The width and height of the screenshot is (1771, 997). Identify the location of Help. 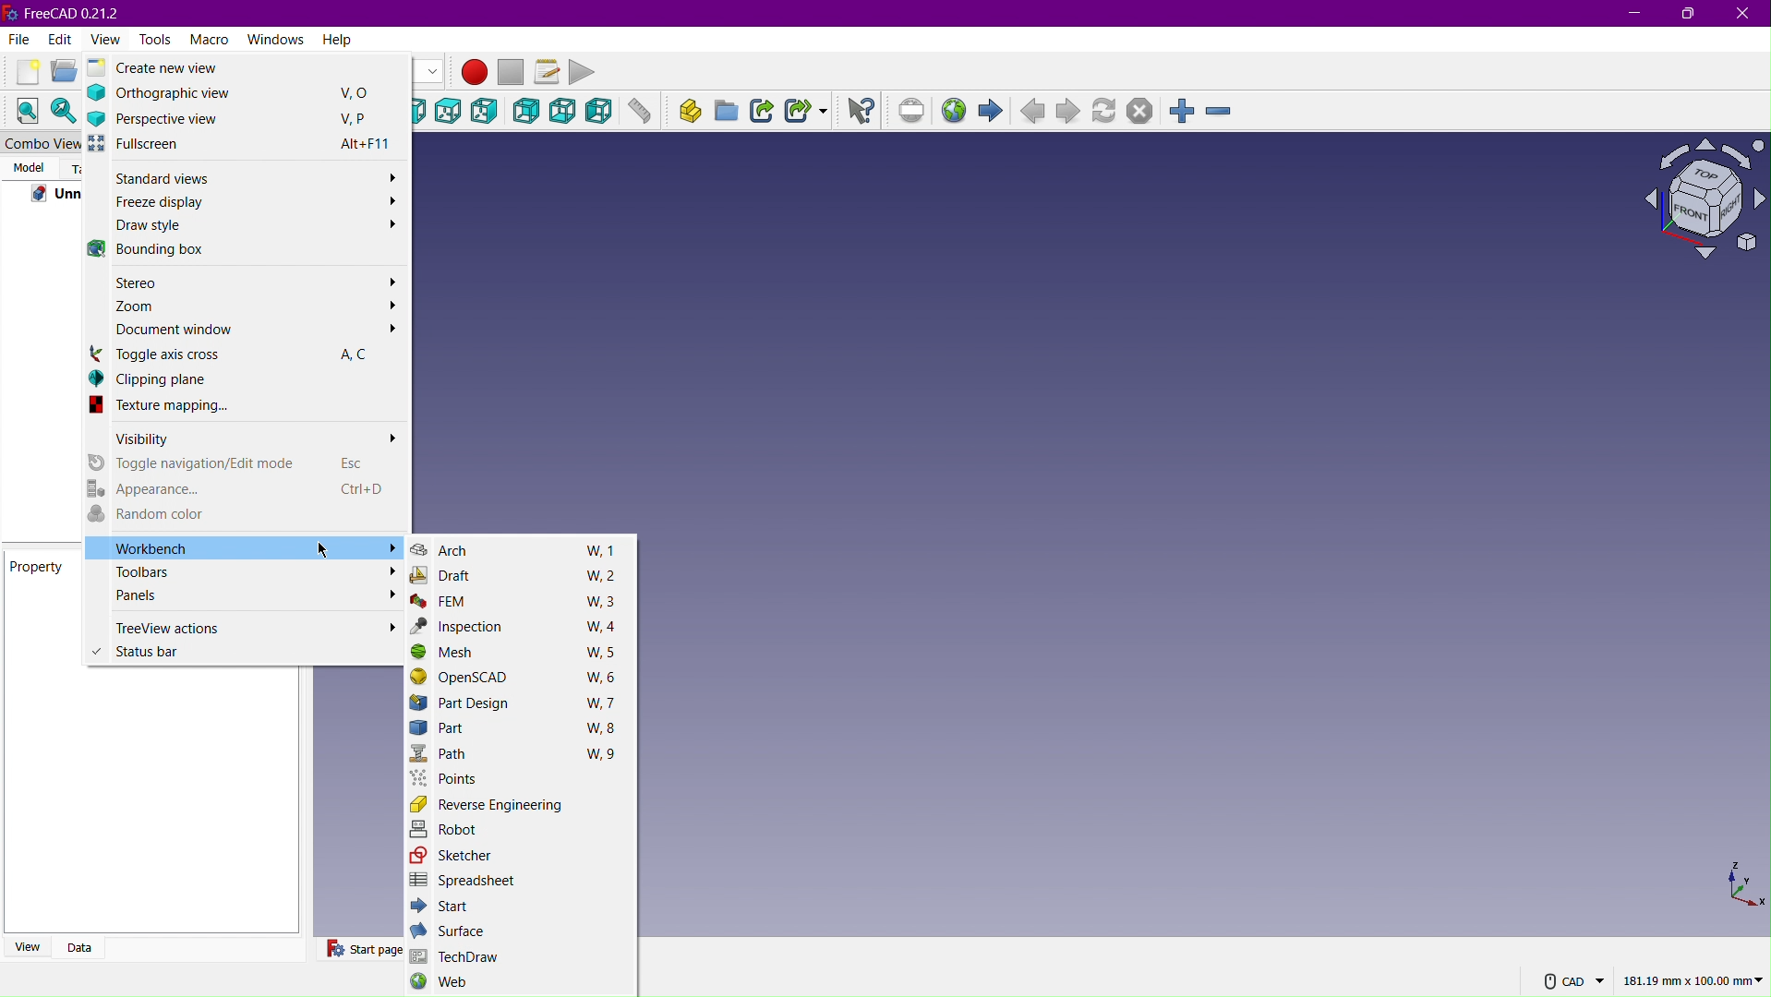
(342, 39).